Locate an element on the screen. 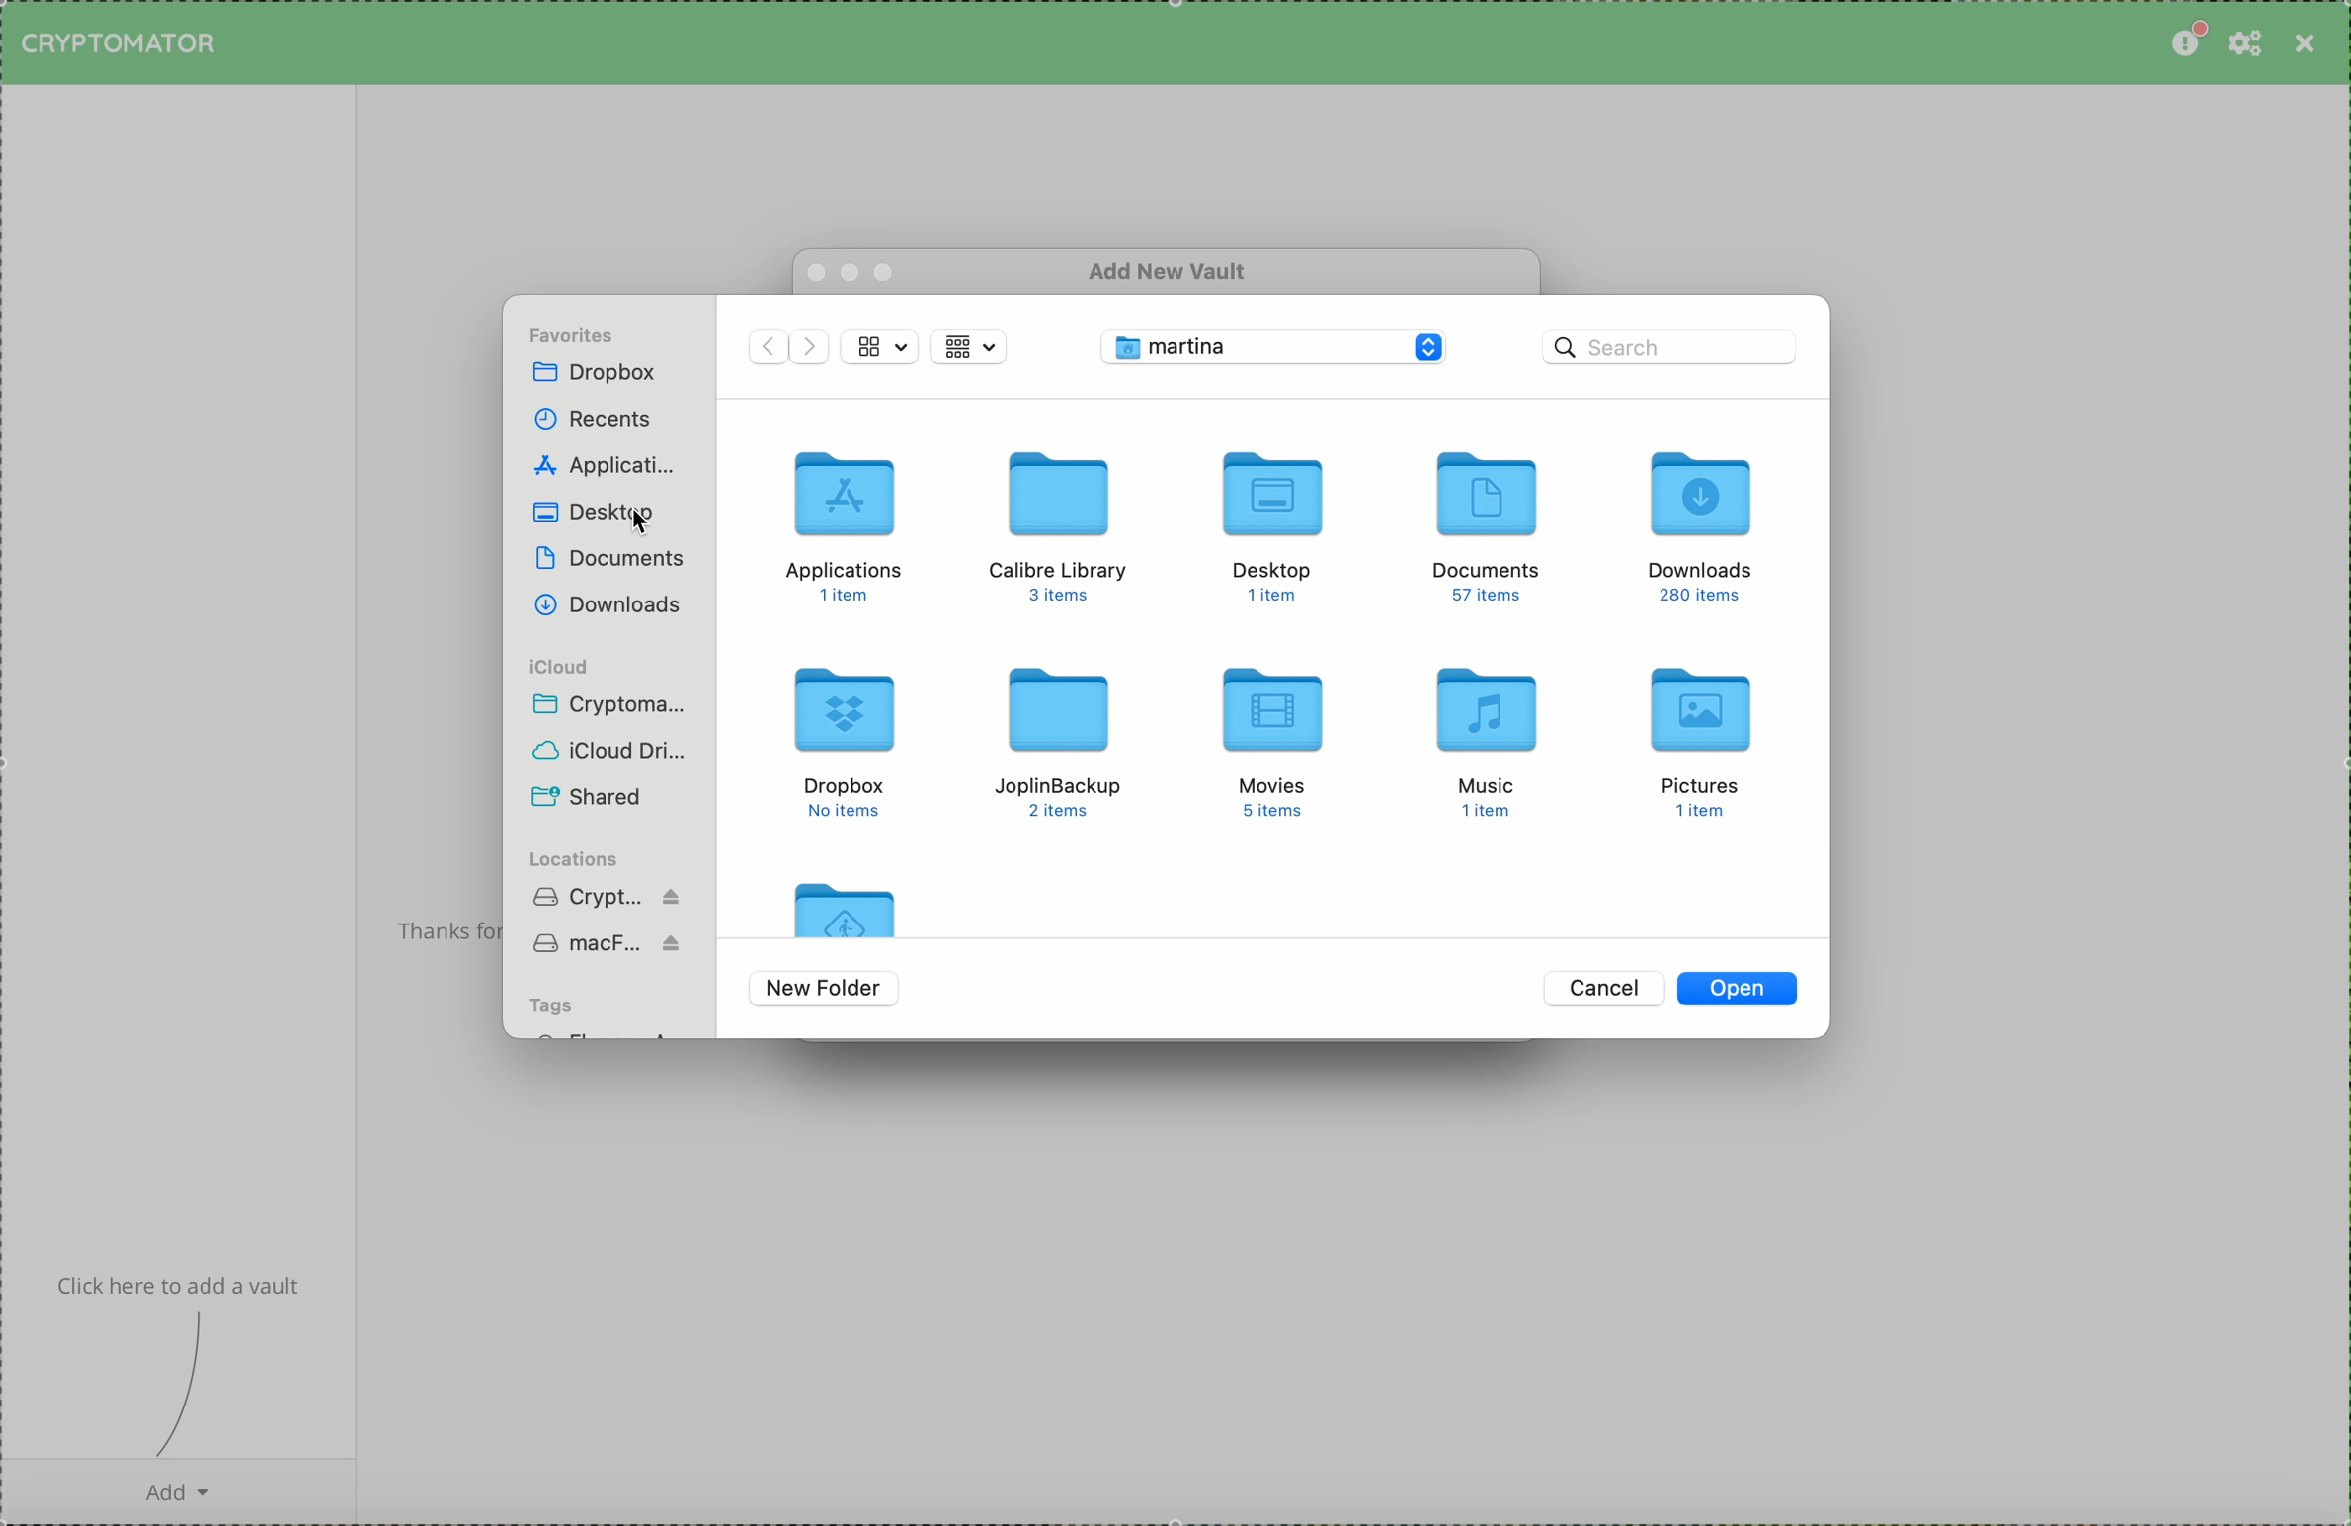 The height and width of the screenshot is (1526, 2351). dropbox folder is located at coordinates (846, 739).